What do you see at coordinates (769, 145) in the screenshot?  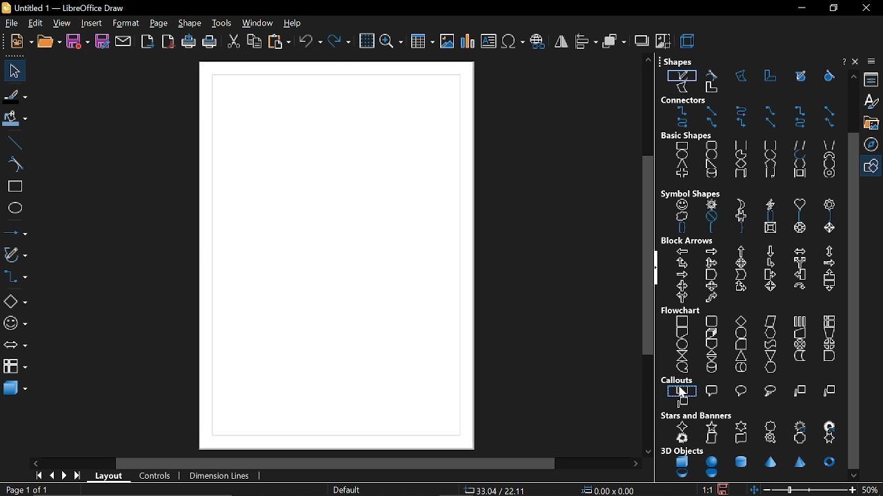 I see `rounded square` at bounding box center [769, 145].